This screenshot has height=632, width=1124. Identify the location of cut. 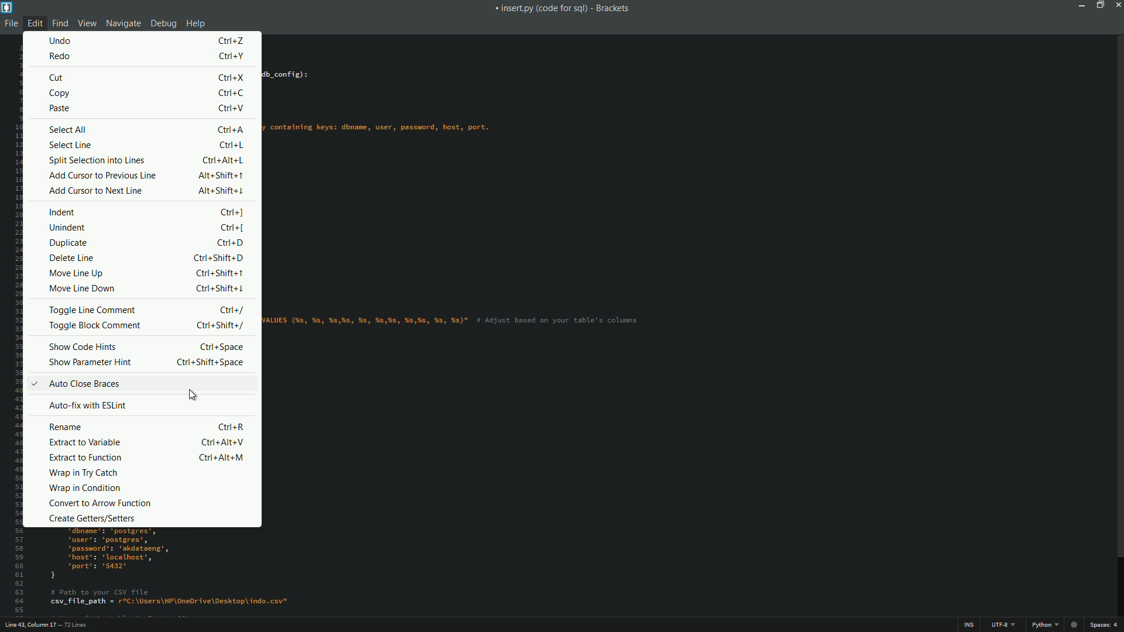
(57, 78).